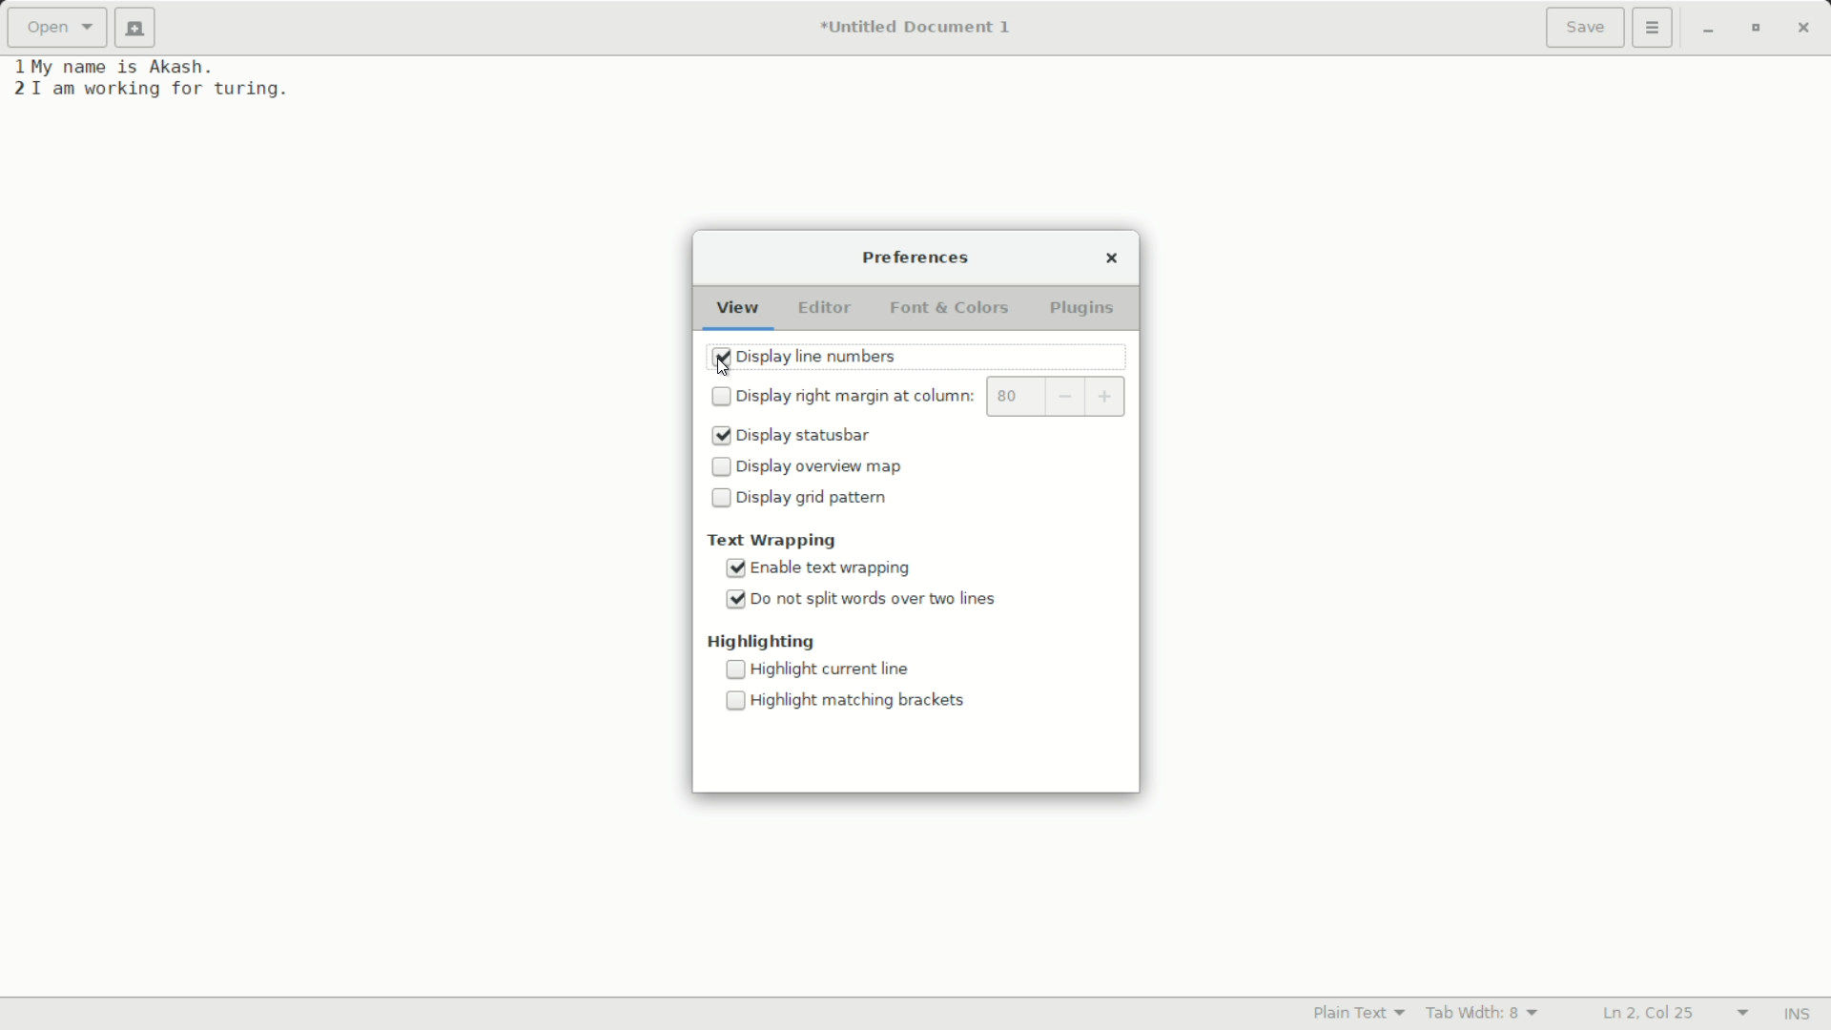  I want to click on plugins, so click(1083, 309).